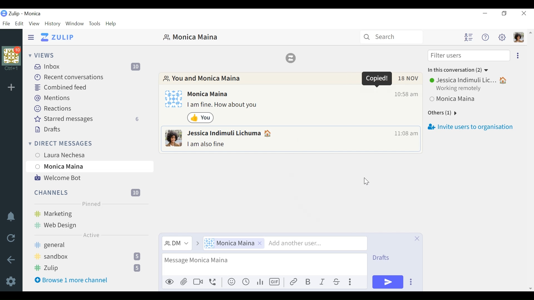  What do you see at coordinates (178, 244) in the screenshot?
I see `DM` at bounding box center [178, 244].